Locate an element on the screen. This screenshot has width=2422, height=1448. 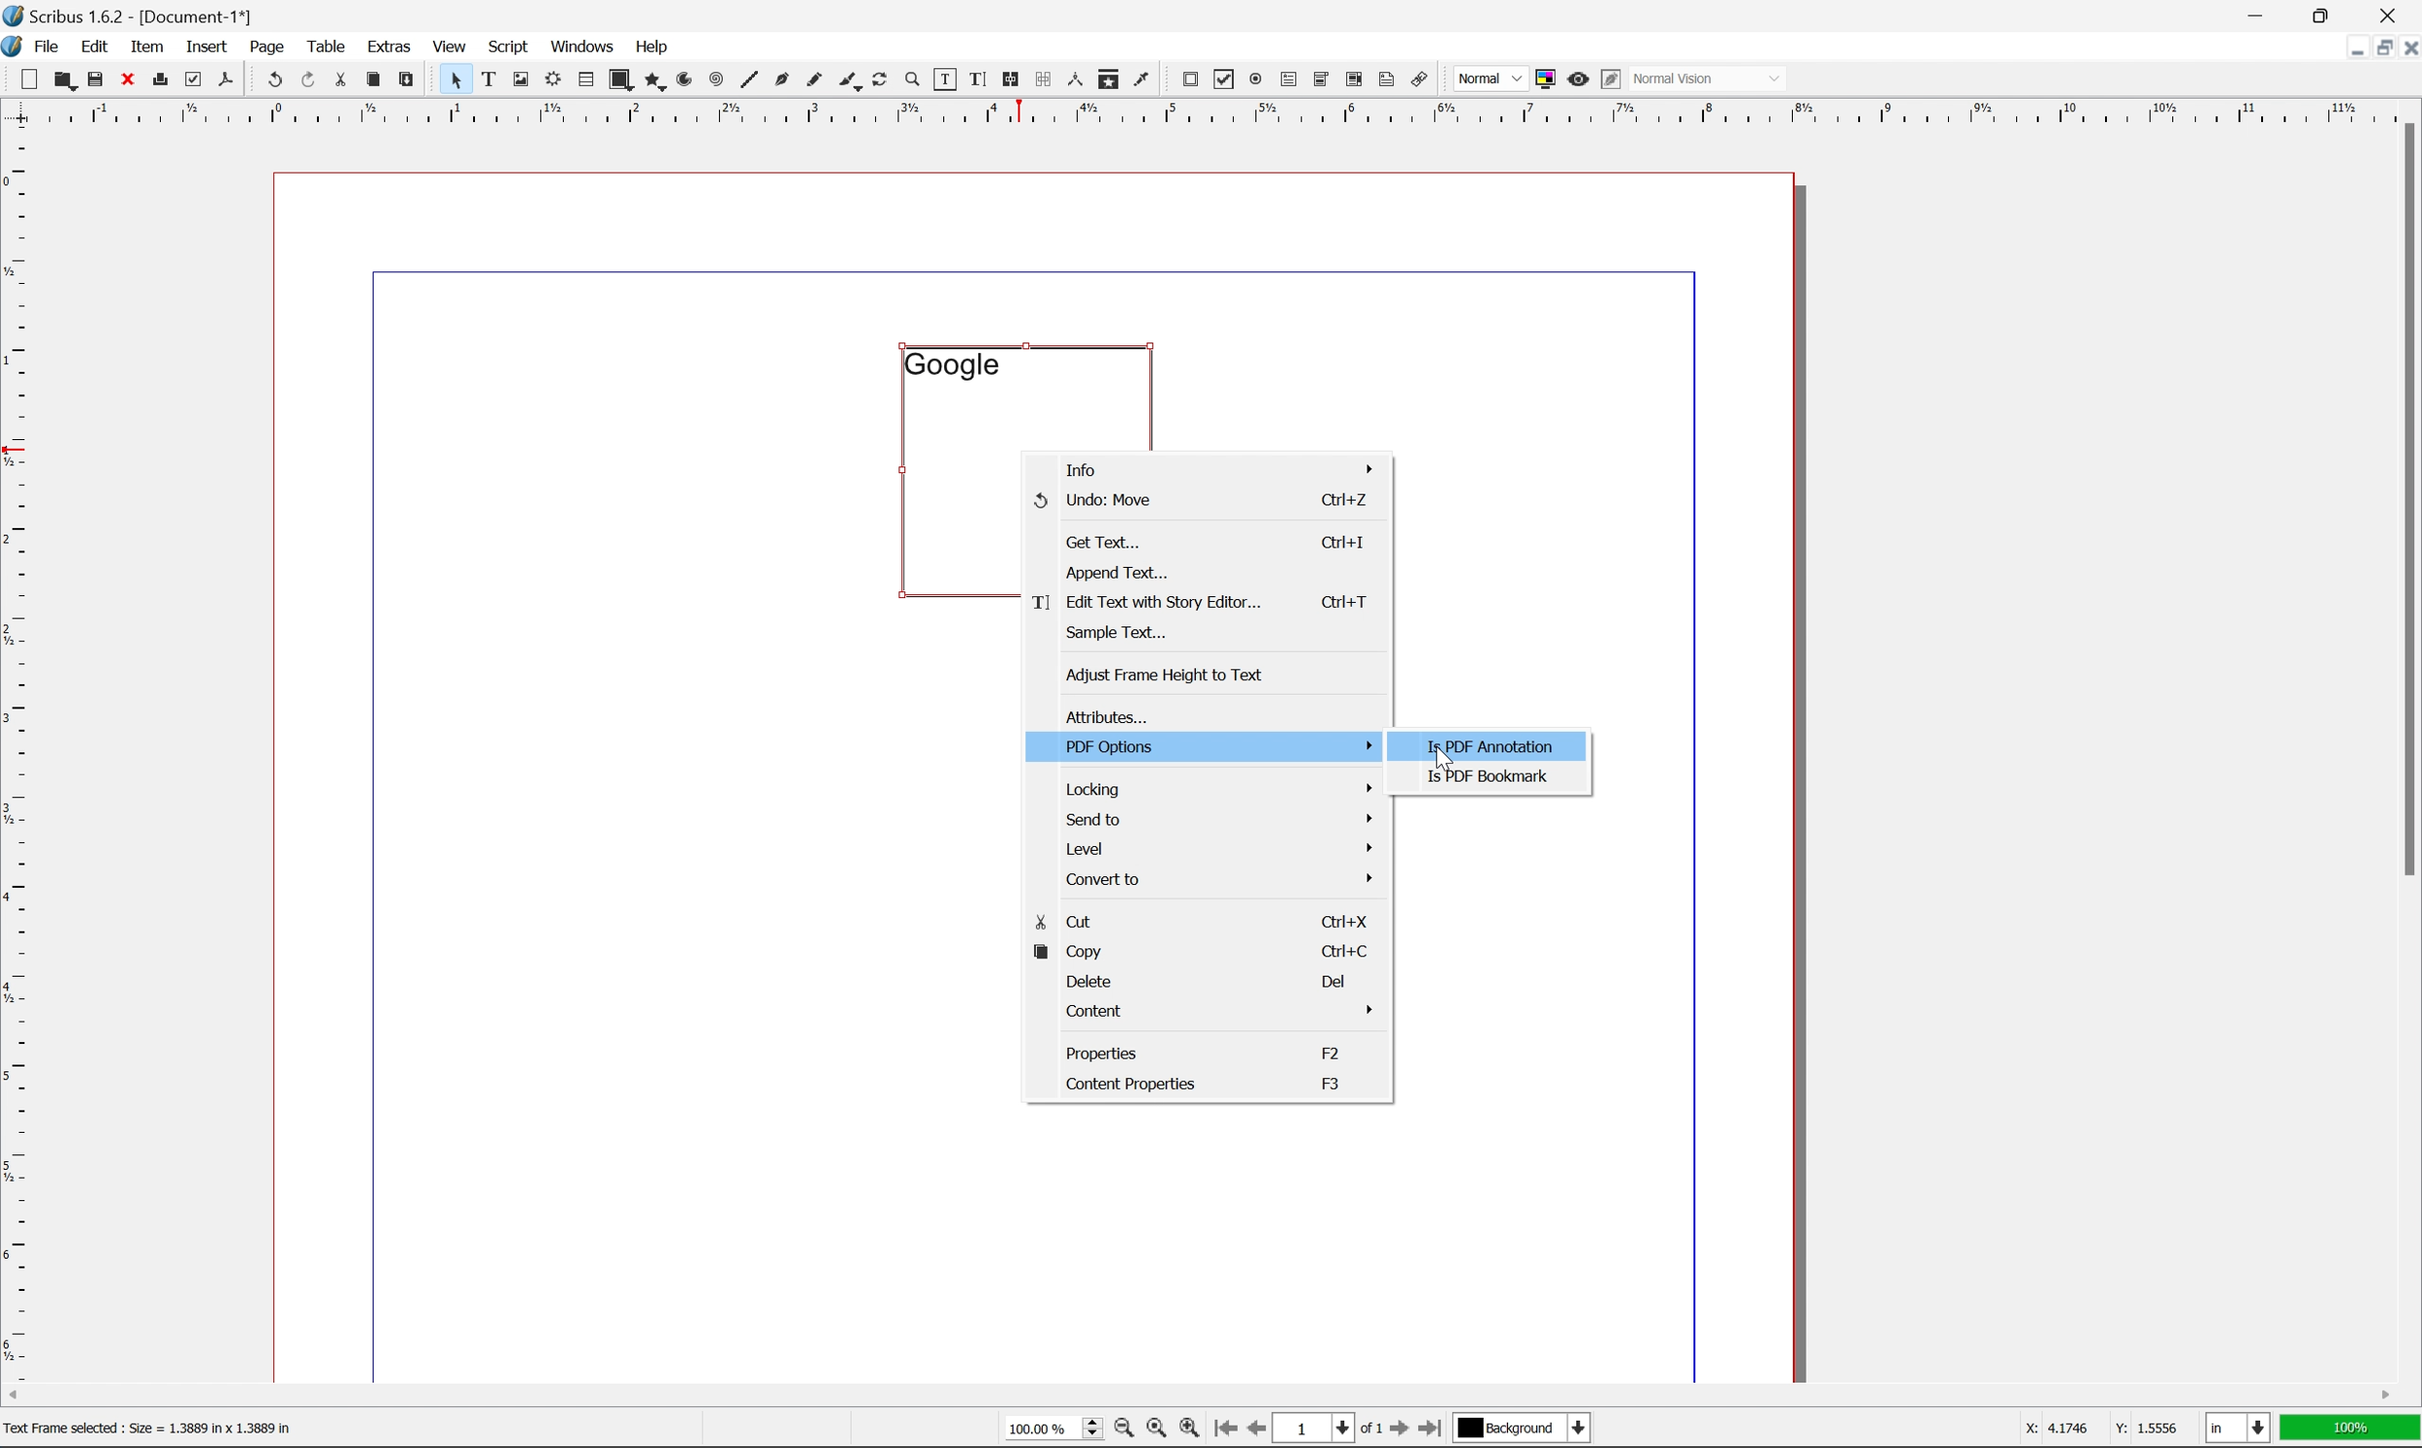
send to is located at coordinates (1218, 820).